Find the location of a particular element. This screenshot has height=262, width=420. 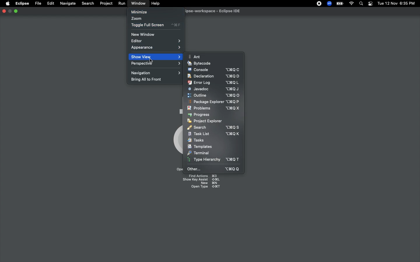

Recording is located at coordinates (319, 4).